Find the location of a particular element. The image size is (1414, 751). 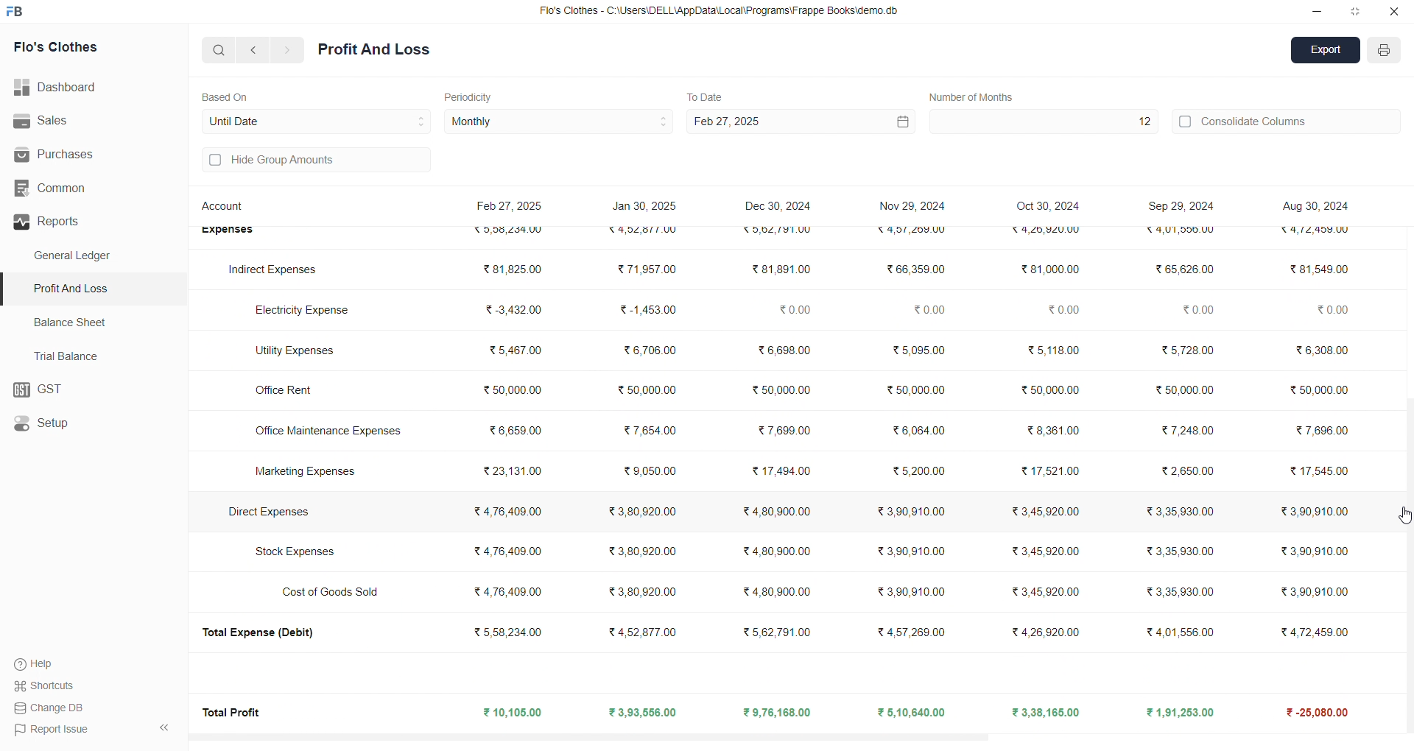

₹0.00 is located at coordinates (791, 308).